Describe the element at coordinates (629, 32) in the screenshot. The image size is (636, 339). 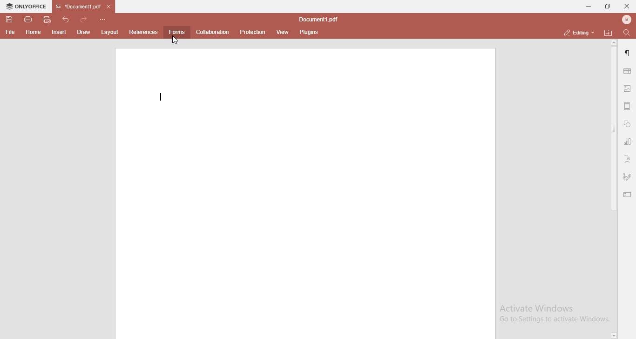
I see `find` at that location.